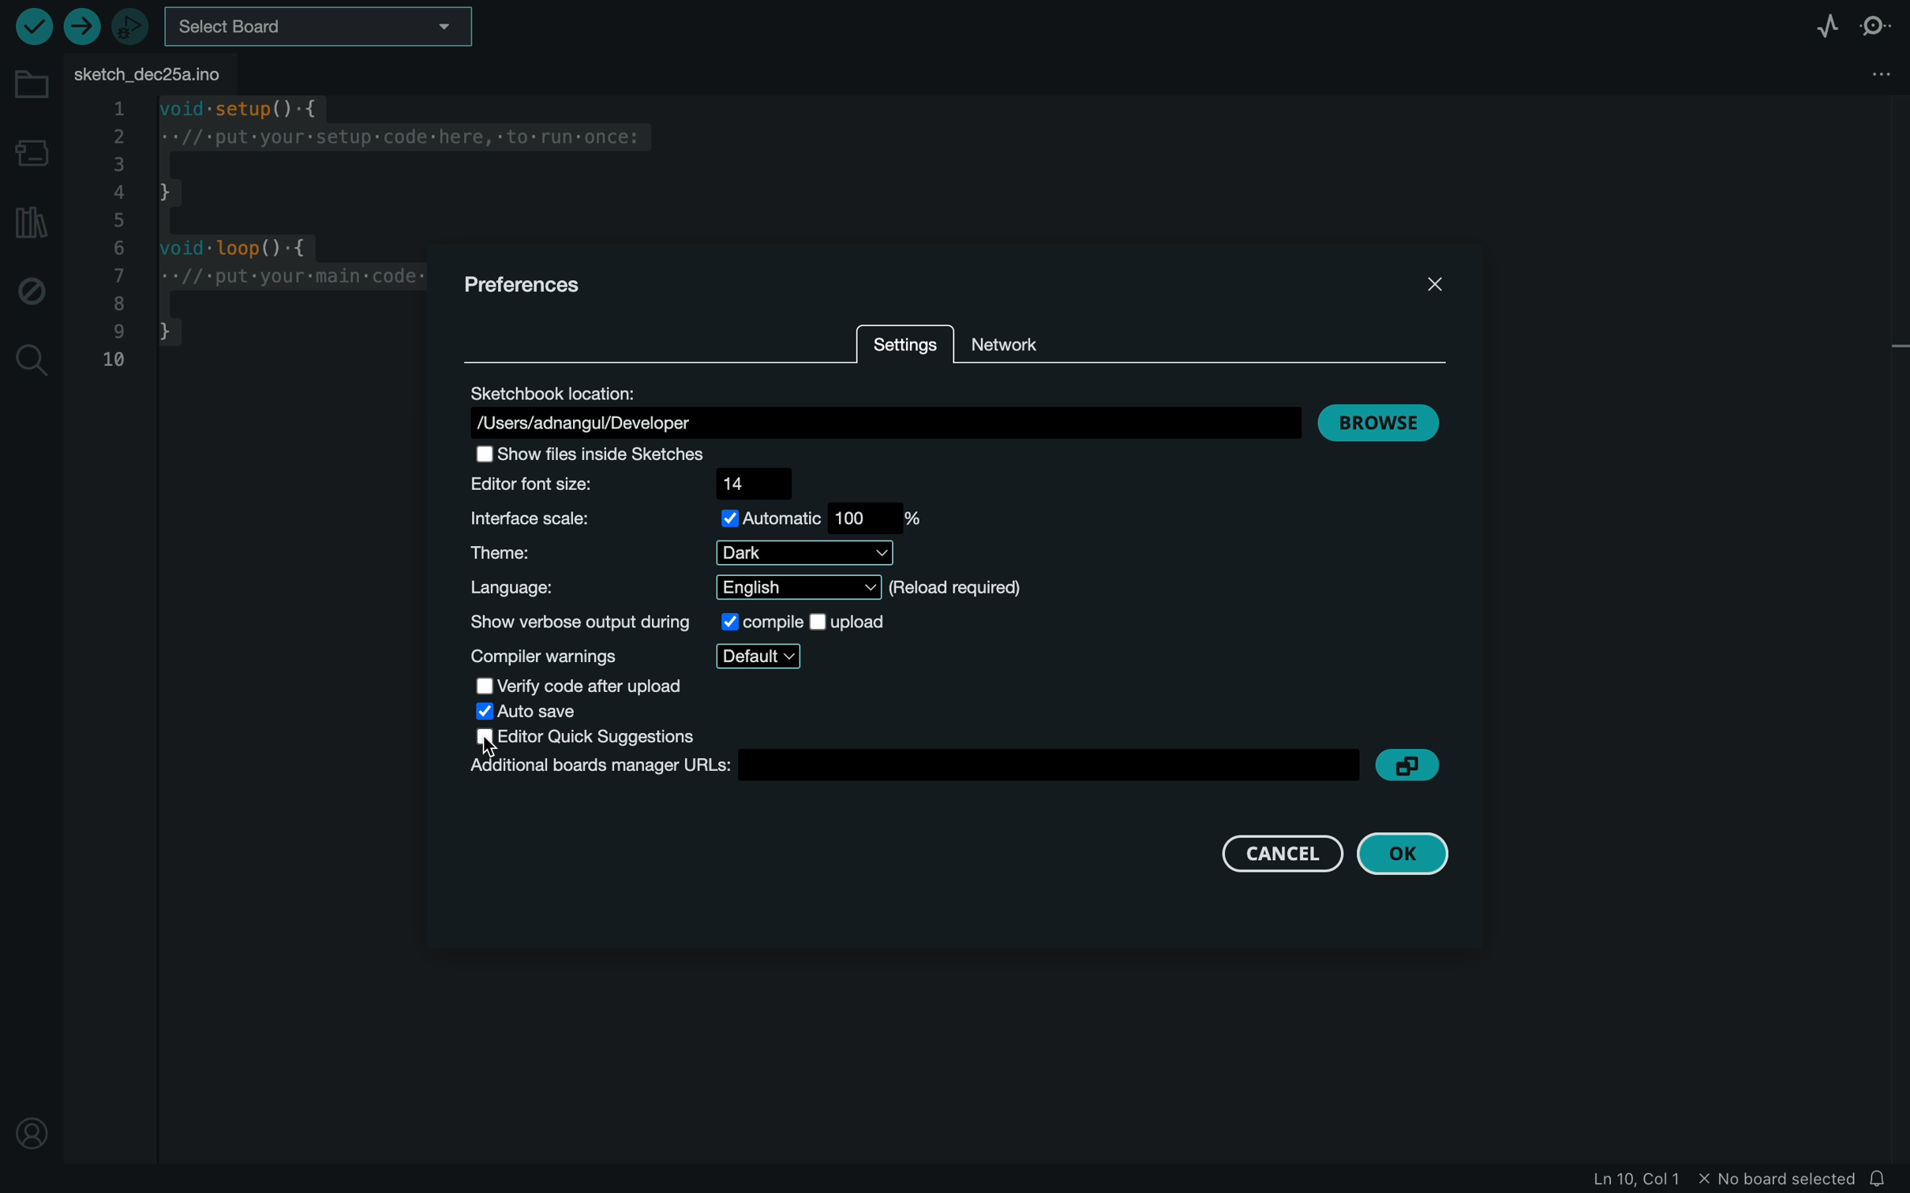  Describe the element at coordinates (639, 656) in the screenshot. I see `compiler` at that location.